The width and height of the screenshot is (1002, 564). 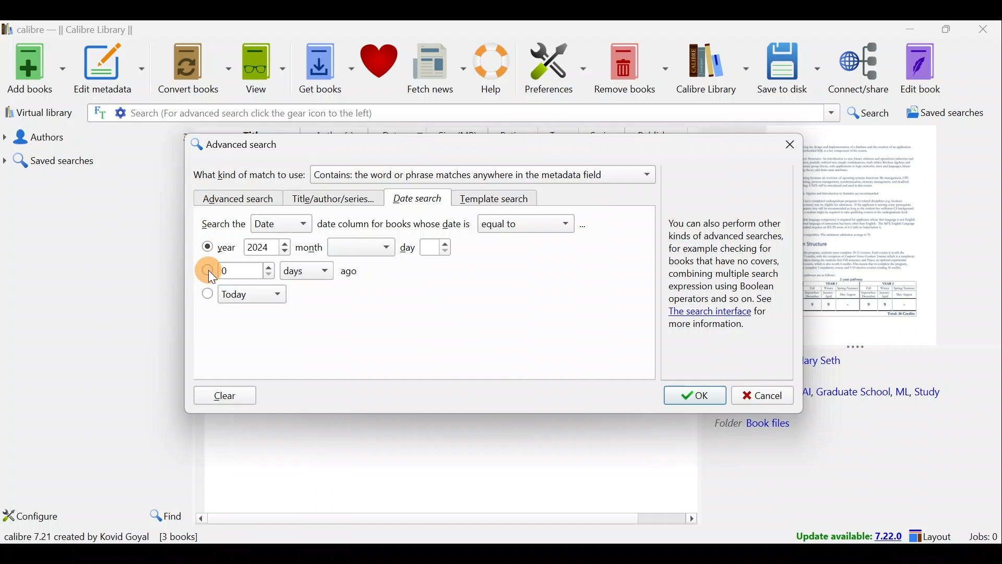 What do you see at coordinates (792, 146) in the screenshot?
I see `Close` at bounding box center [792, 146].